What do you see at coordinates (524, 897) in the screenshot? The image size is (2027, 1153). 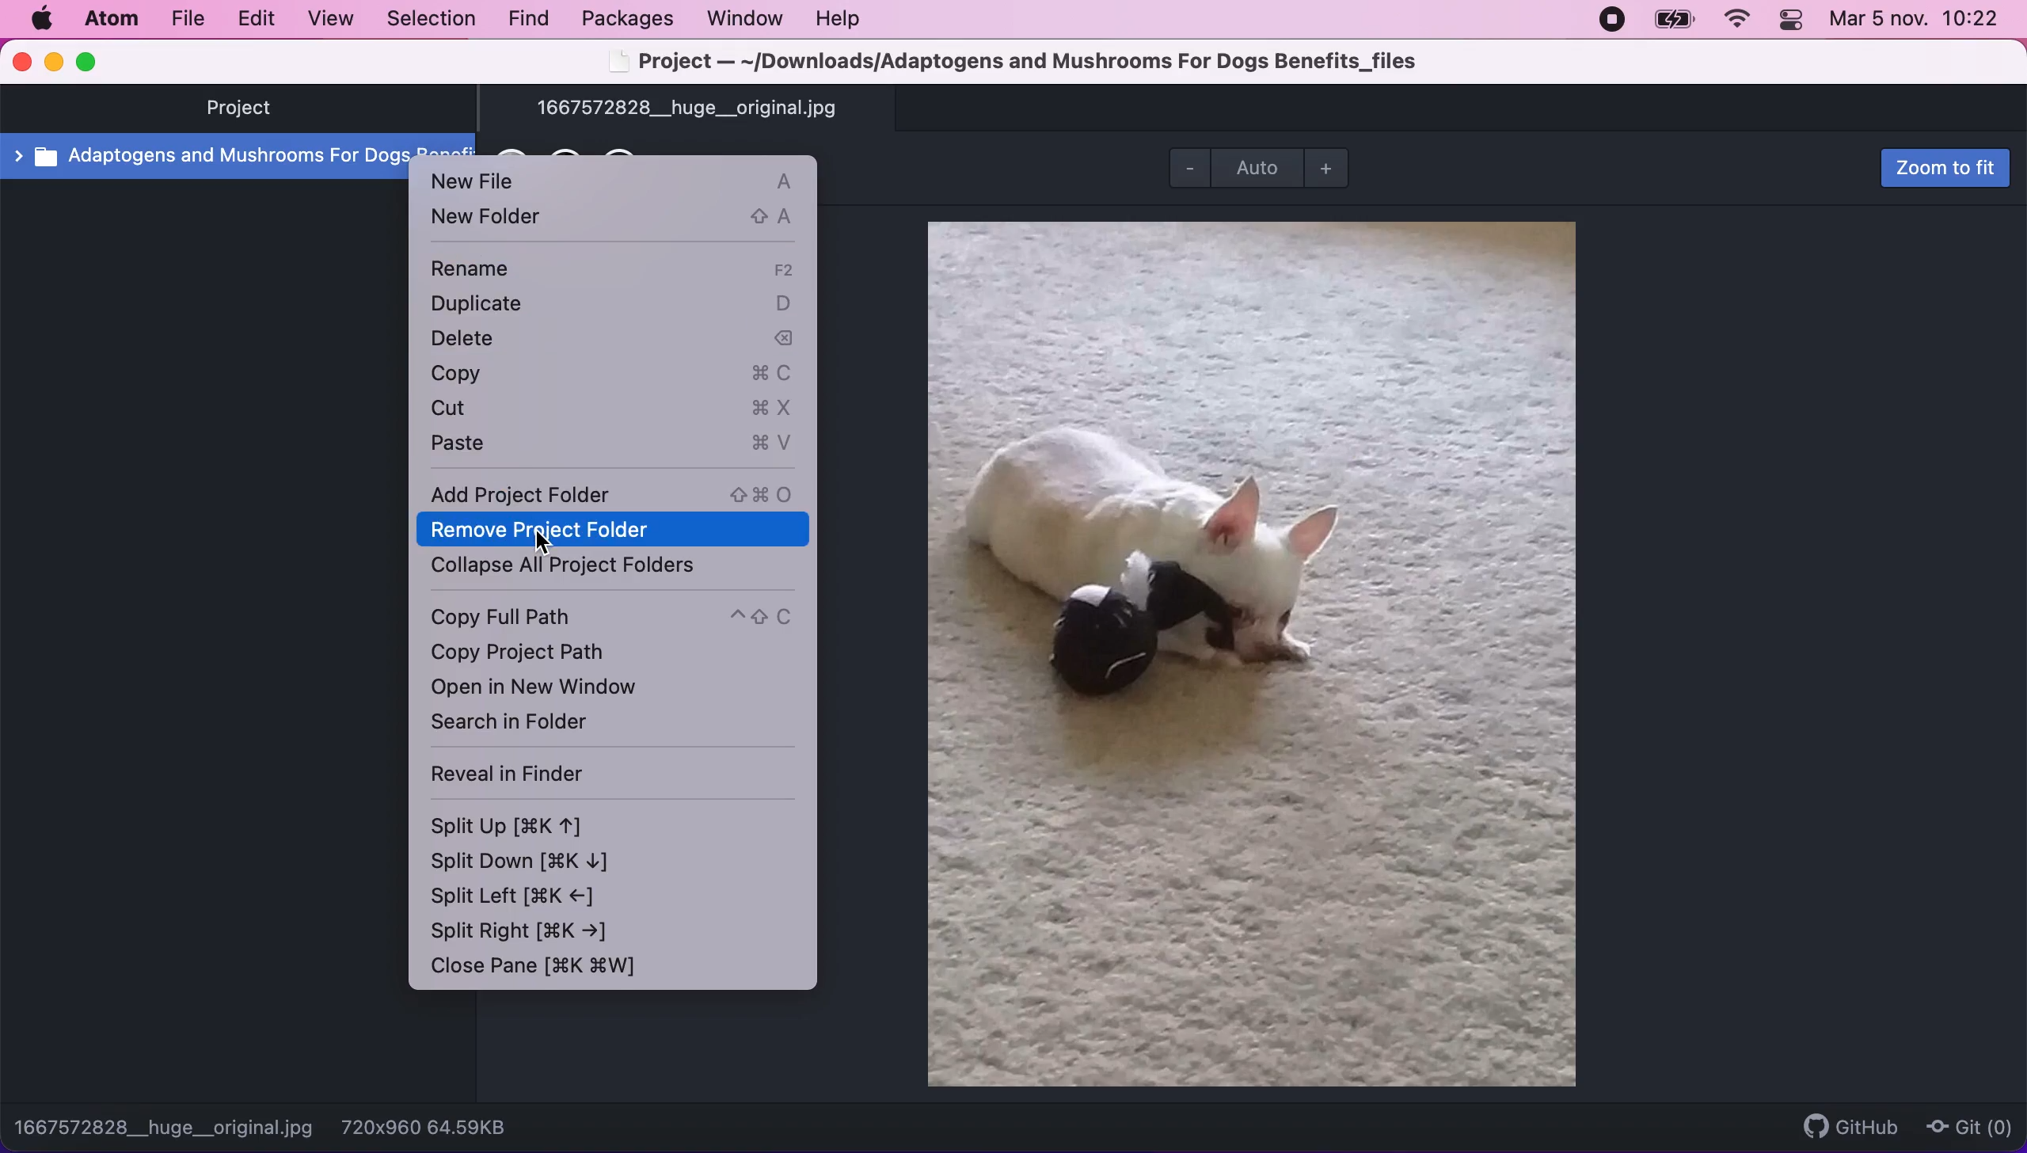 I see `split left` at bounding box center [524, 897].